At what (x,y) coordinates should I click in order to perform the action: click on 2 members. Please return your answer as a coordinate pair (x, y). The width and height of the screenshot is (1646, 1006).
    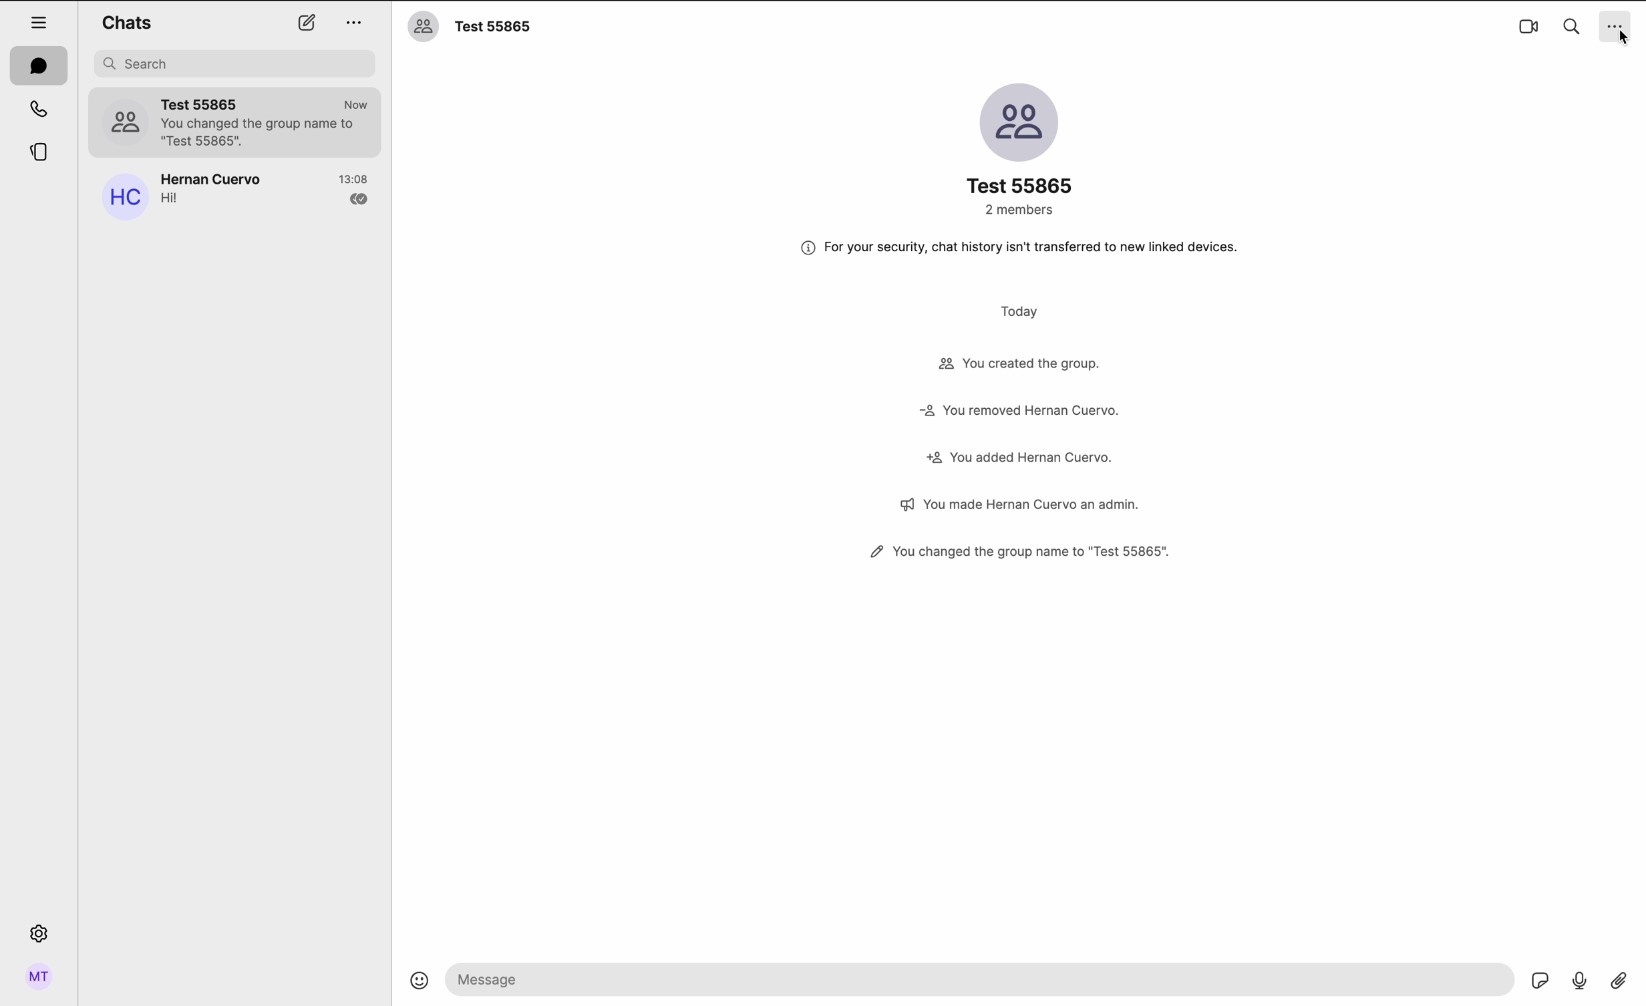
    Looking at the image, I should click on (1021, 208).